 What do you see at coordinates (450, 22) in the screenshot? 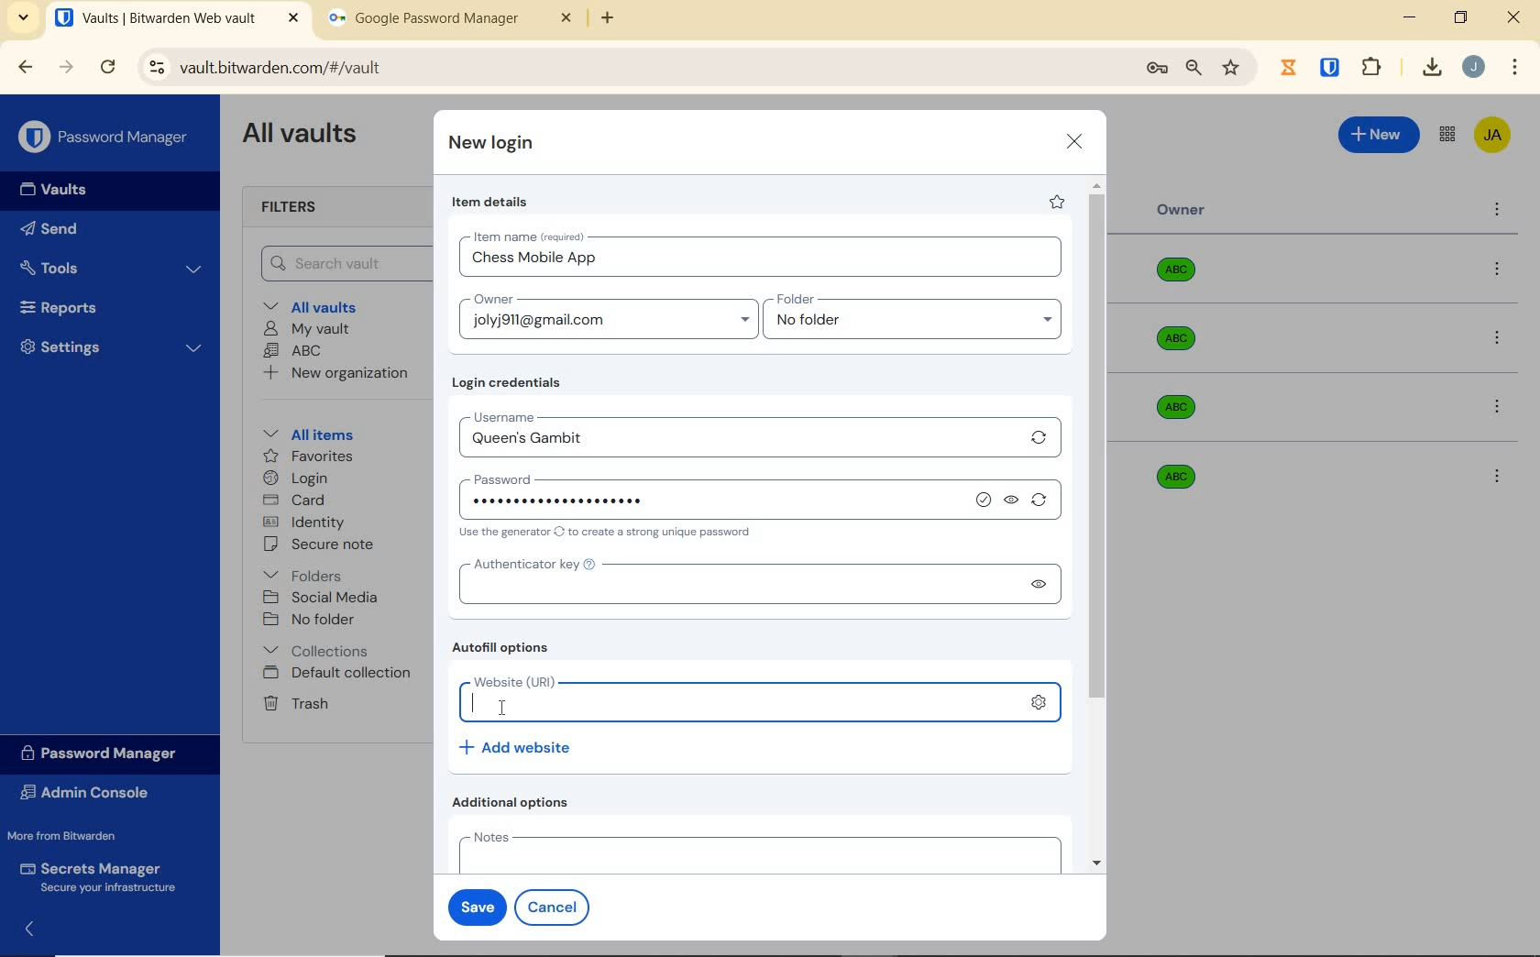
I see `tab` at bounding box center [450, 22].